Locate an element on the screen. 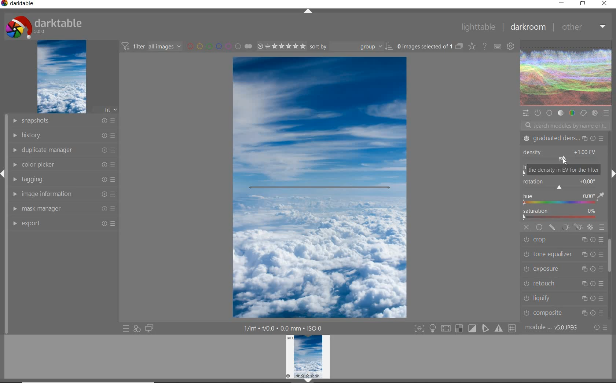  SATURATION is located at coordinates (562, 215).